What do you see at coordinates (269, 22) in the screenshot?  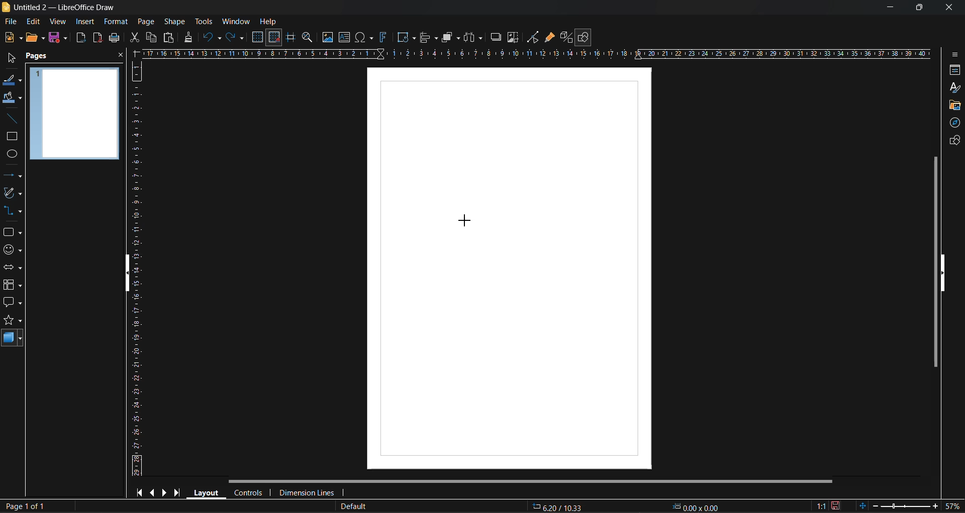 I see `help` at bounding box center [269, 22].